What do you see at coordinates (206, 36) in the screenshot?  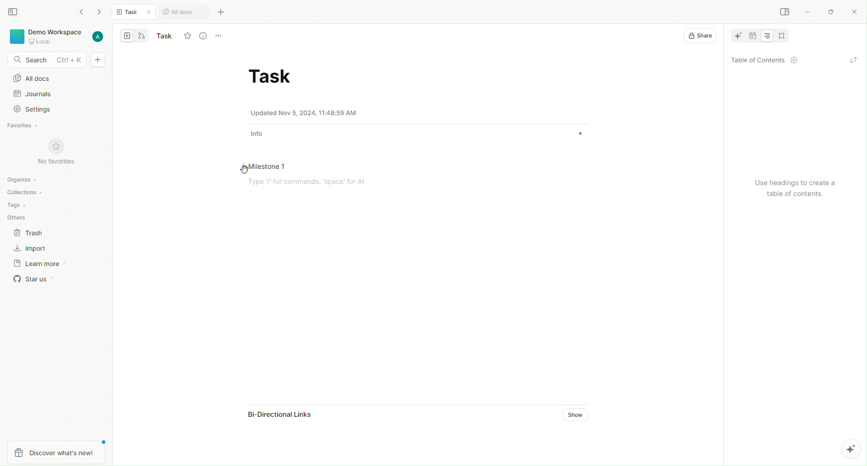 I see `View Info` at bounding box center [206, 36].